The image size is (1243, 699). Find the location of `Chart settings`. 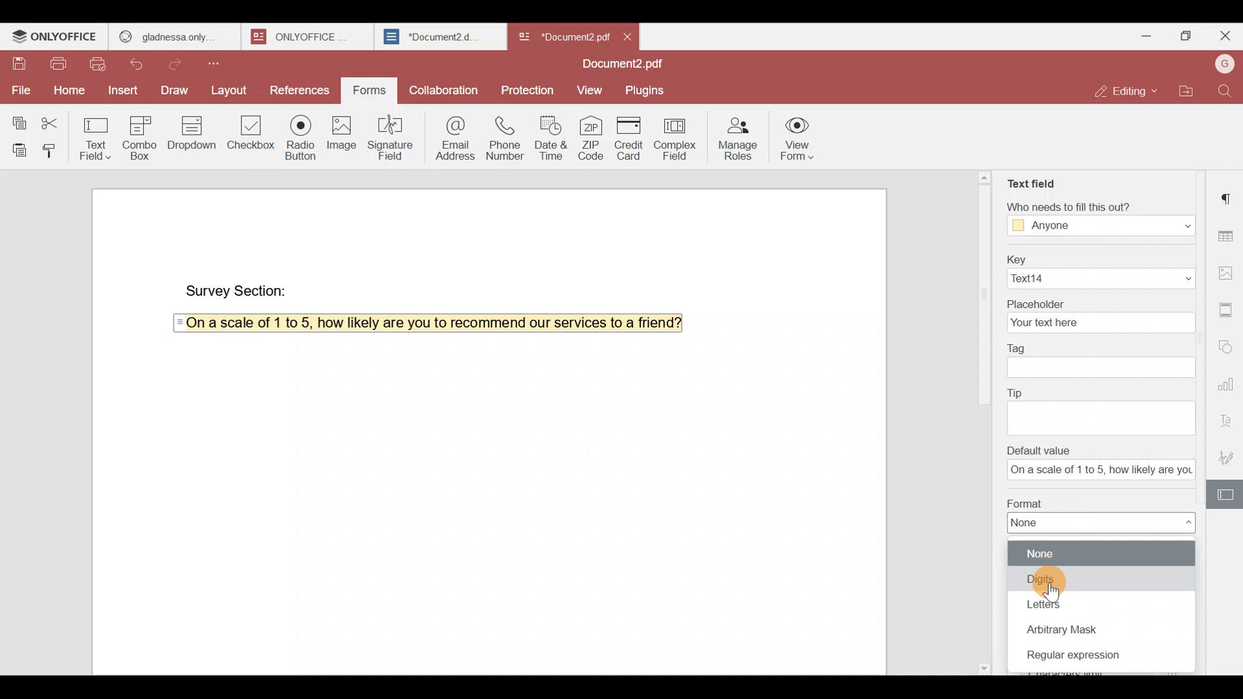

Chart settings is located at coordinates (1227, 384).